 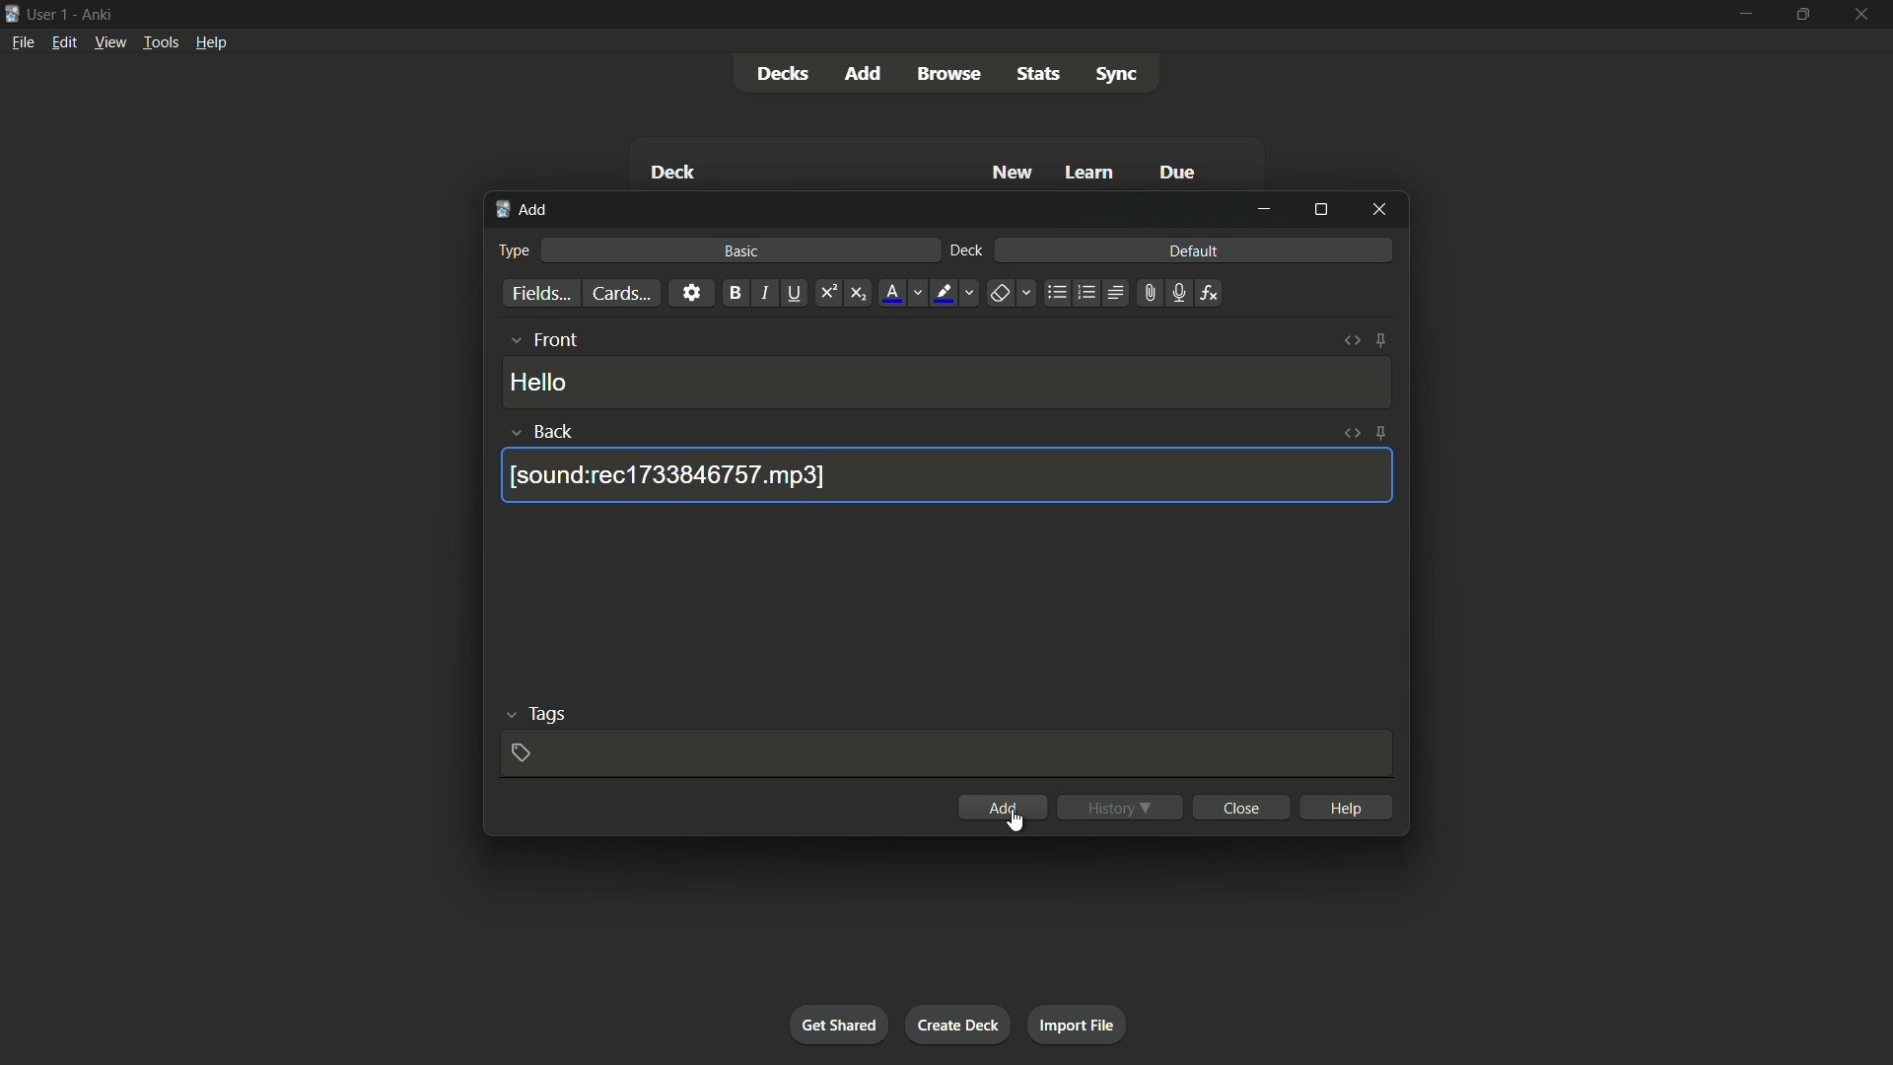 I want to click on close window, so click(x=1379, y=210).